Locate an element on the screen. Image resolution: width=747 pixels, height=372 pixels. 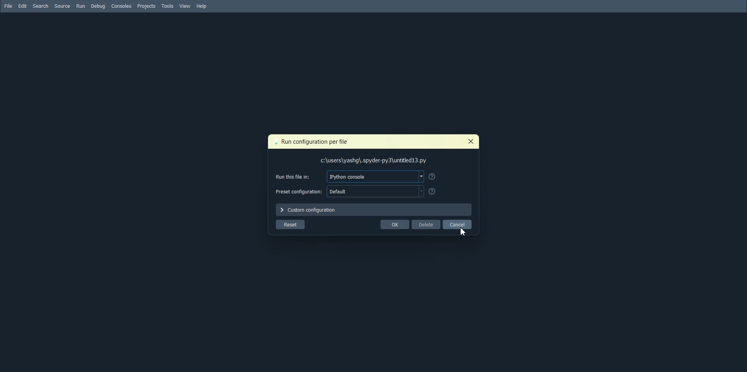
Console is located at coordinates (121, 6).